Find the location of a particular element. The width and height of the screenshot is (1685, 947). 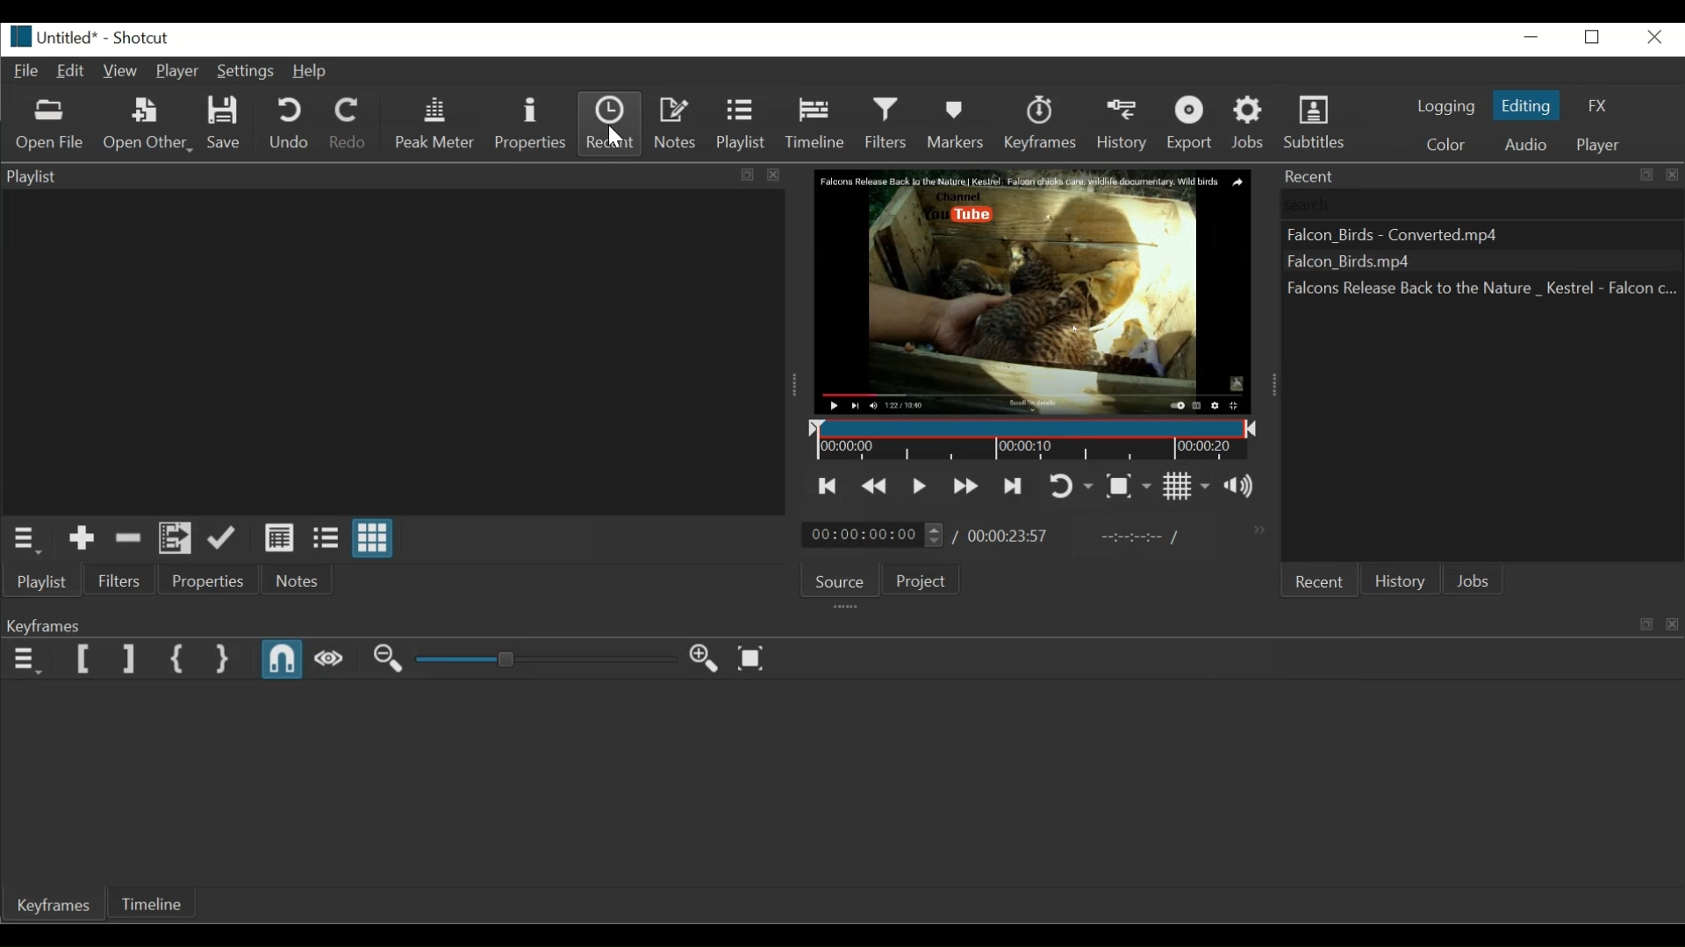

Restore is located at coordinates (1592, 37).